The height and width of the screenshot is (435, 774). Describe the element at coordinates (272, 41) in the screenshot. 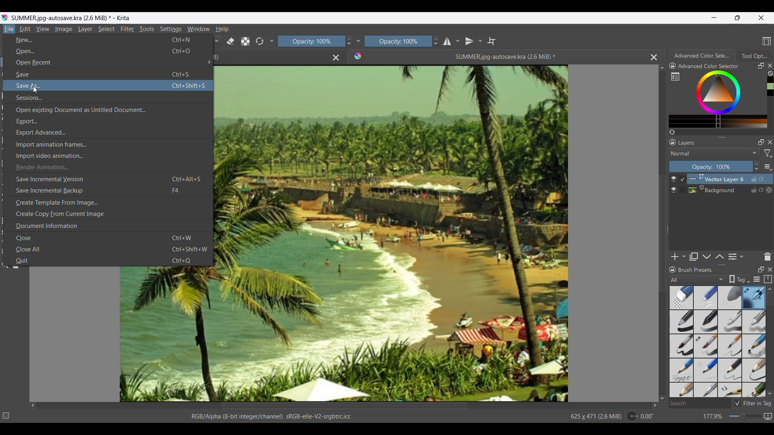

I see `Show/Hide more tools` at that location.